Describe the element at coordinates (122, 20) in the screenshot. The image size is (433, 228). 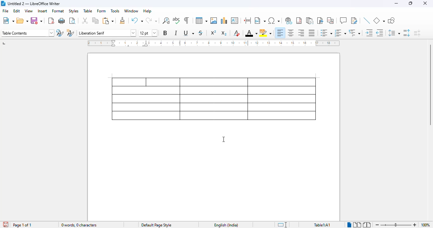
I see `clone formatting` at that location.